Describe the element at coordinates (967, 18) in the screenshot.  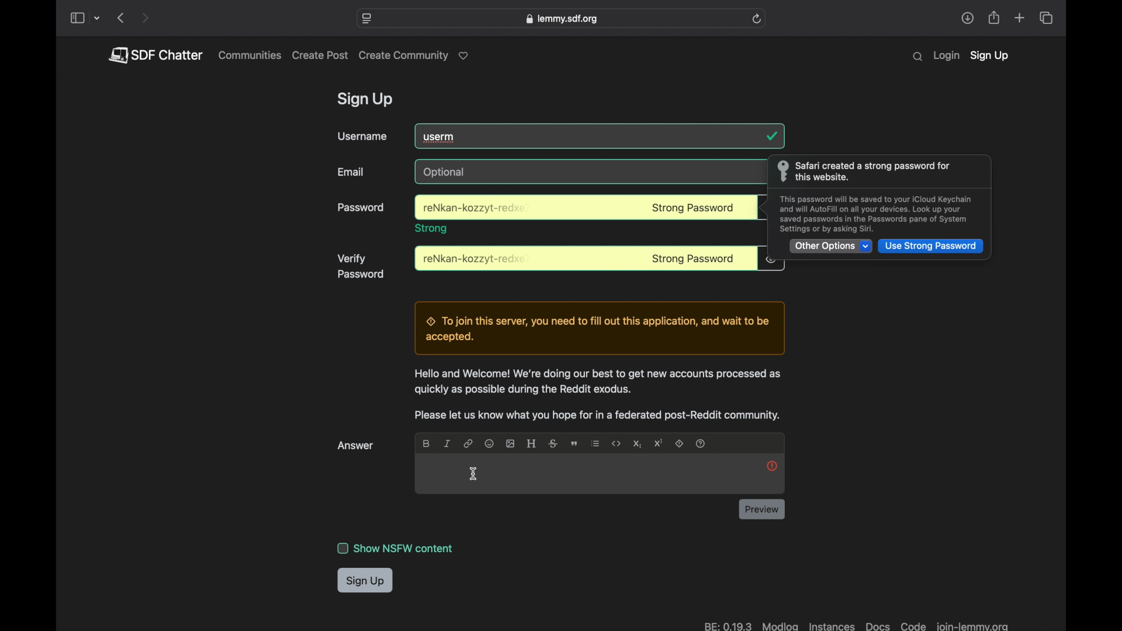
I see `share` at that location.